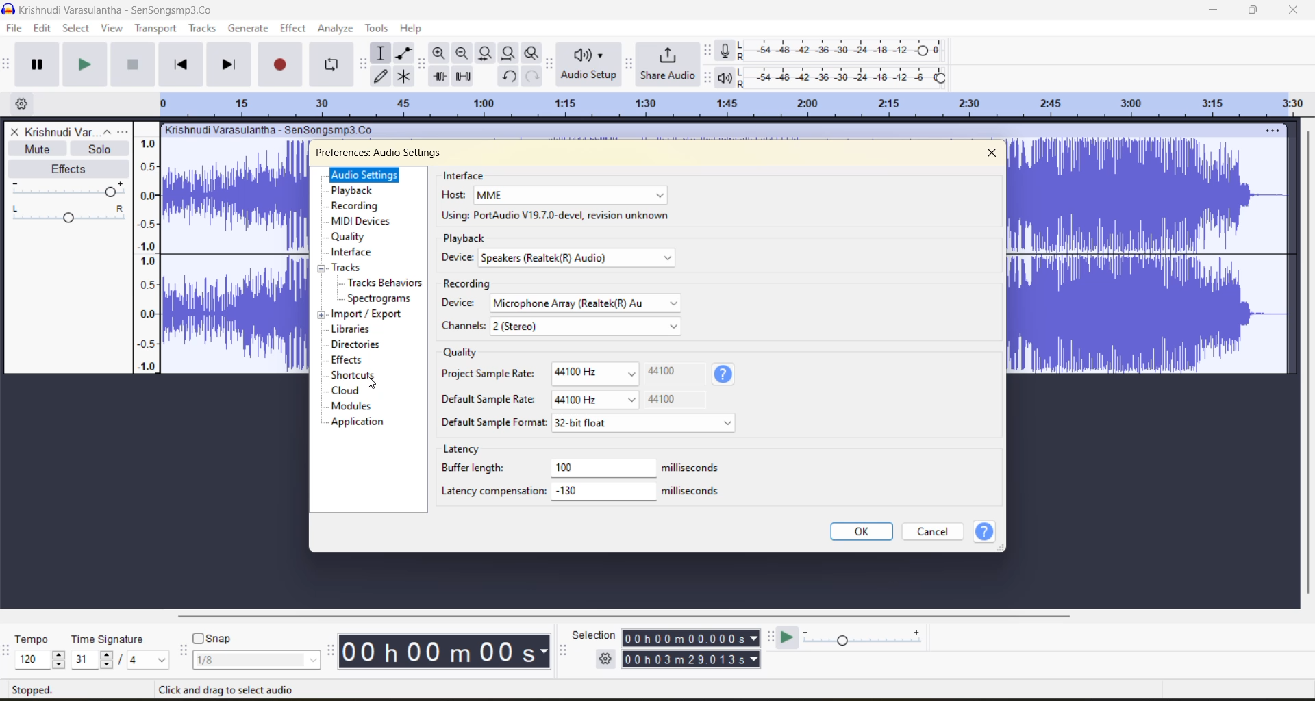 Image resolution: width=1315 pixels, height=701 pixels. I want to click on stop, so click(134, 66).